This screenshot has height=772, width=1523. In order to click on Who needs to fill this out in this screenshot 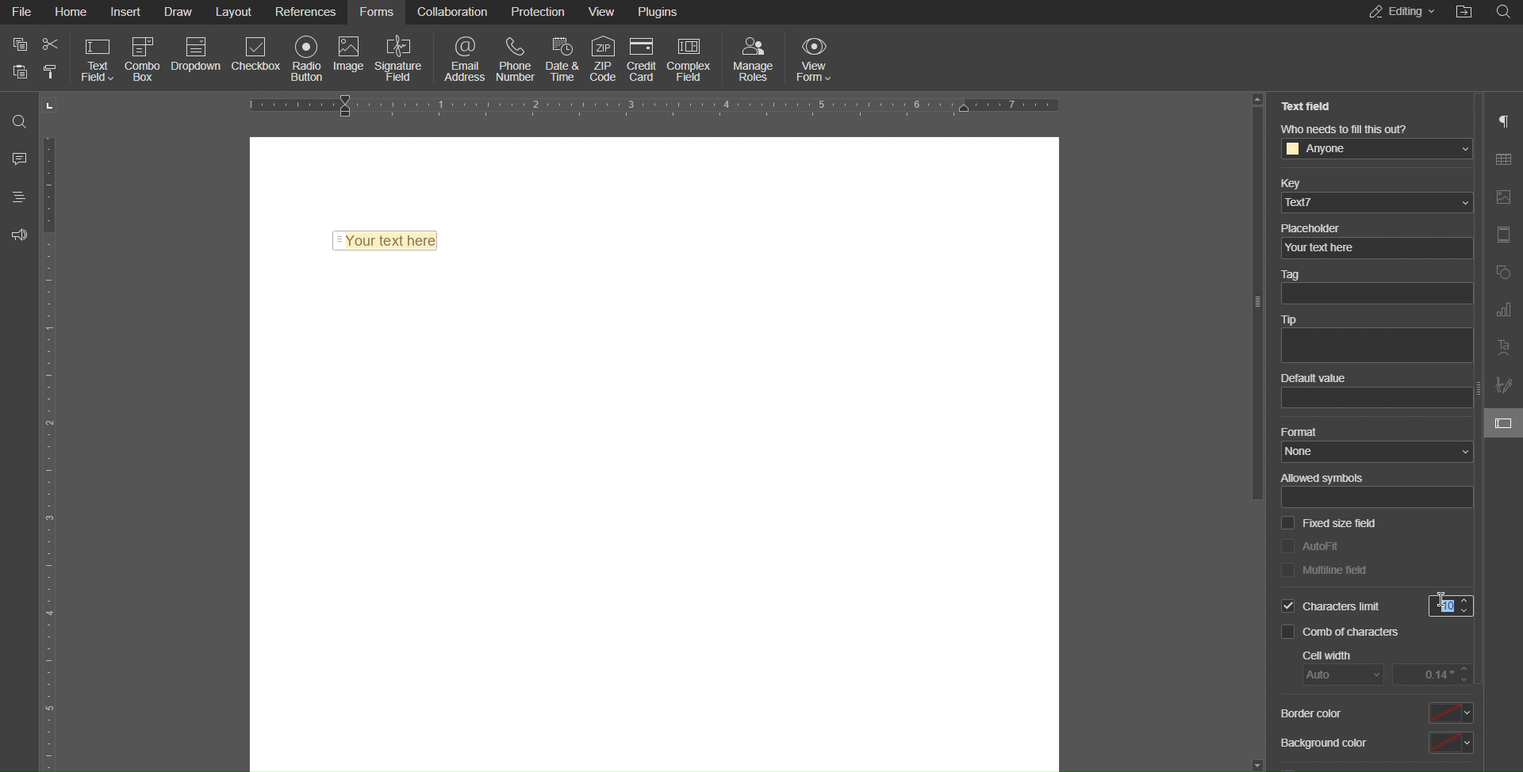, I will do `click(1380, 141)`.